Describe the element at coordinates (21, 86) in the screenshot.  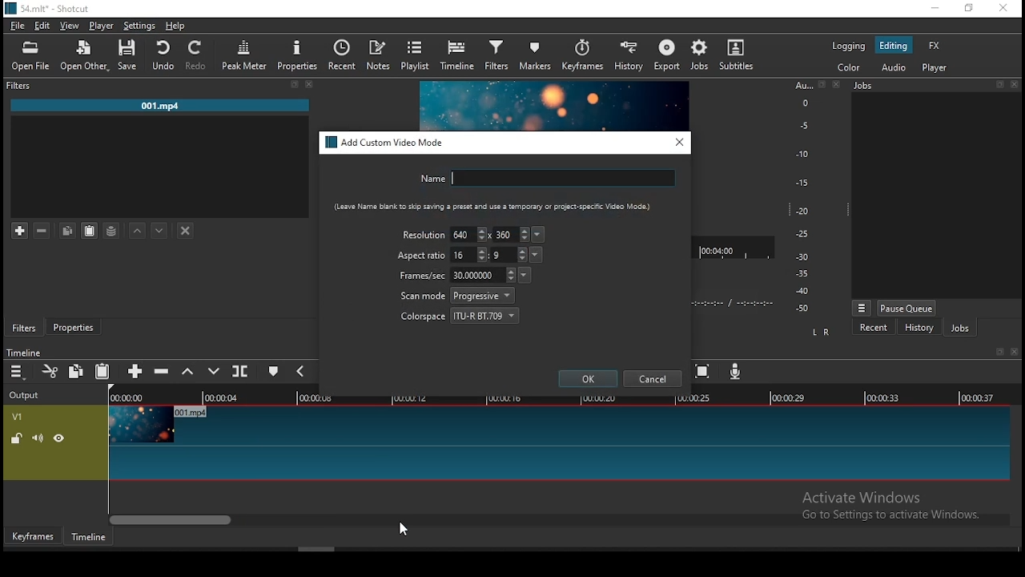
I see `Filter` at that location.